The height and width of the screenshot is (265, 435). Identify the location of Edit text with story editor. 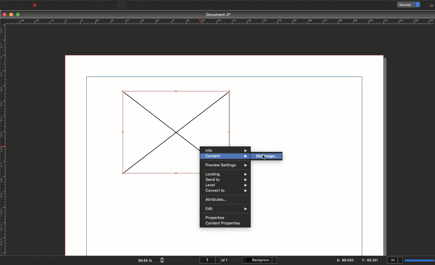
(261, 5).